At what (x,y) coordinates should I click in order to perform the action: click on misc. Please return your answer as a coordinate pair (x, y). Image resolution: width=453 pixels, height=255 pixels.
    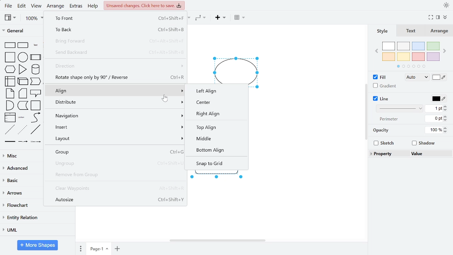
    Looking at the image, I should click on (21, 156).